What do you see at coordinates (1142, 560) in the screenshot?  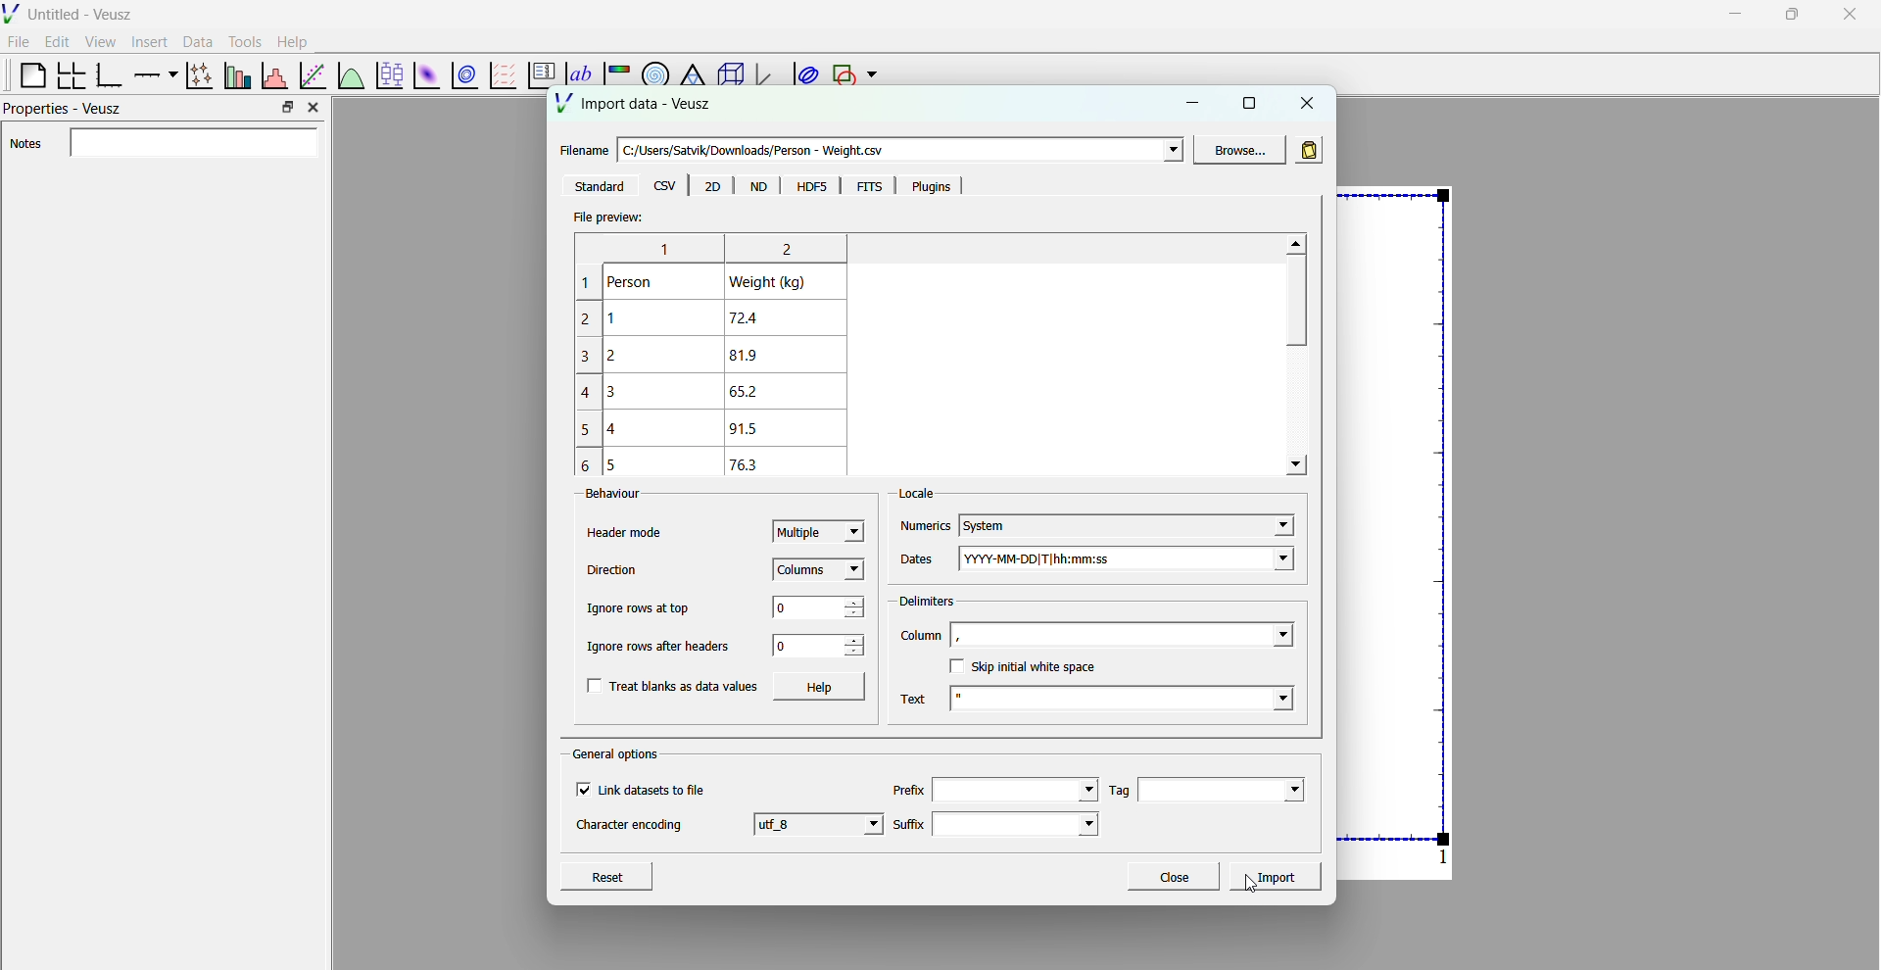 I see `YYYY-MM-DD|T|hh:mm:ss - dropdown` at bounding box center [1142, 560].